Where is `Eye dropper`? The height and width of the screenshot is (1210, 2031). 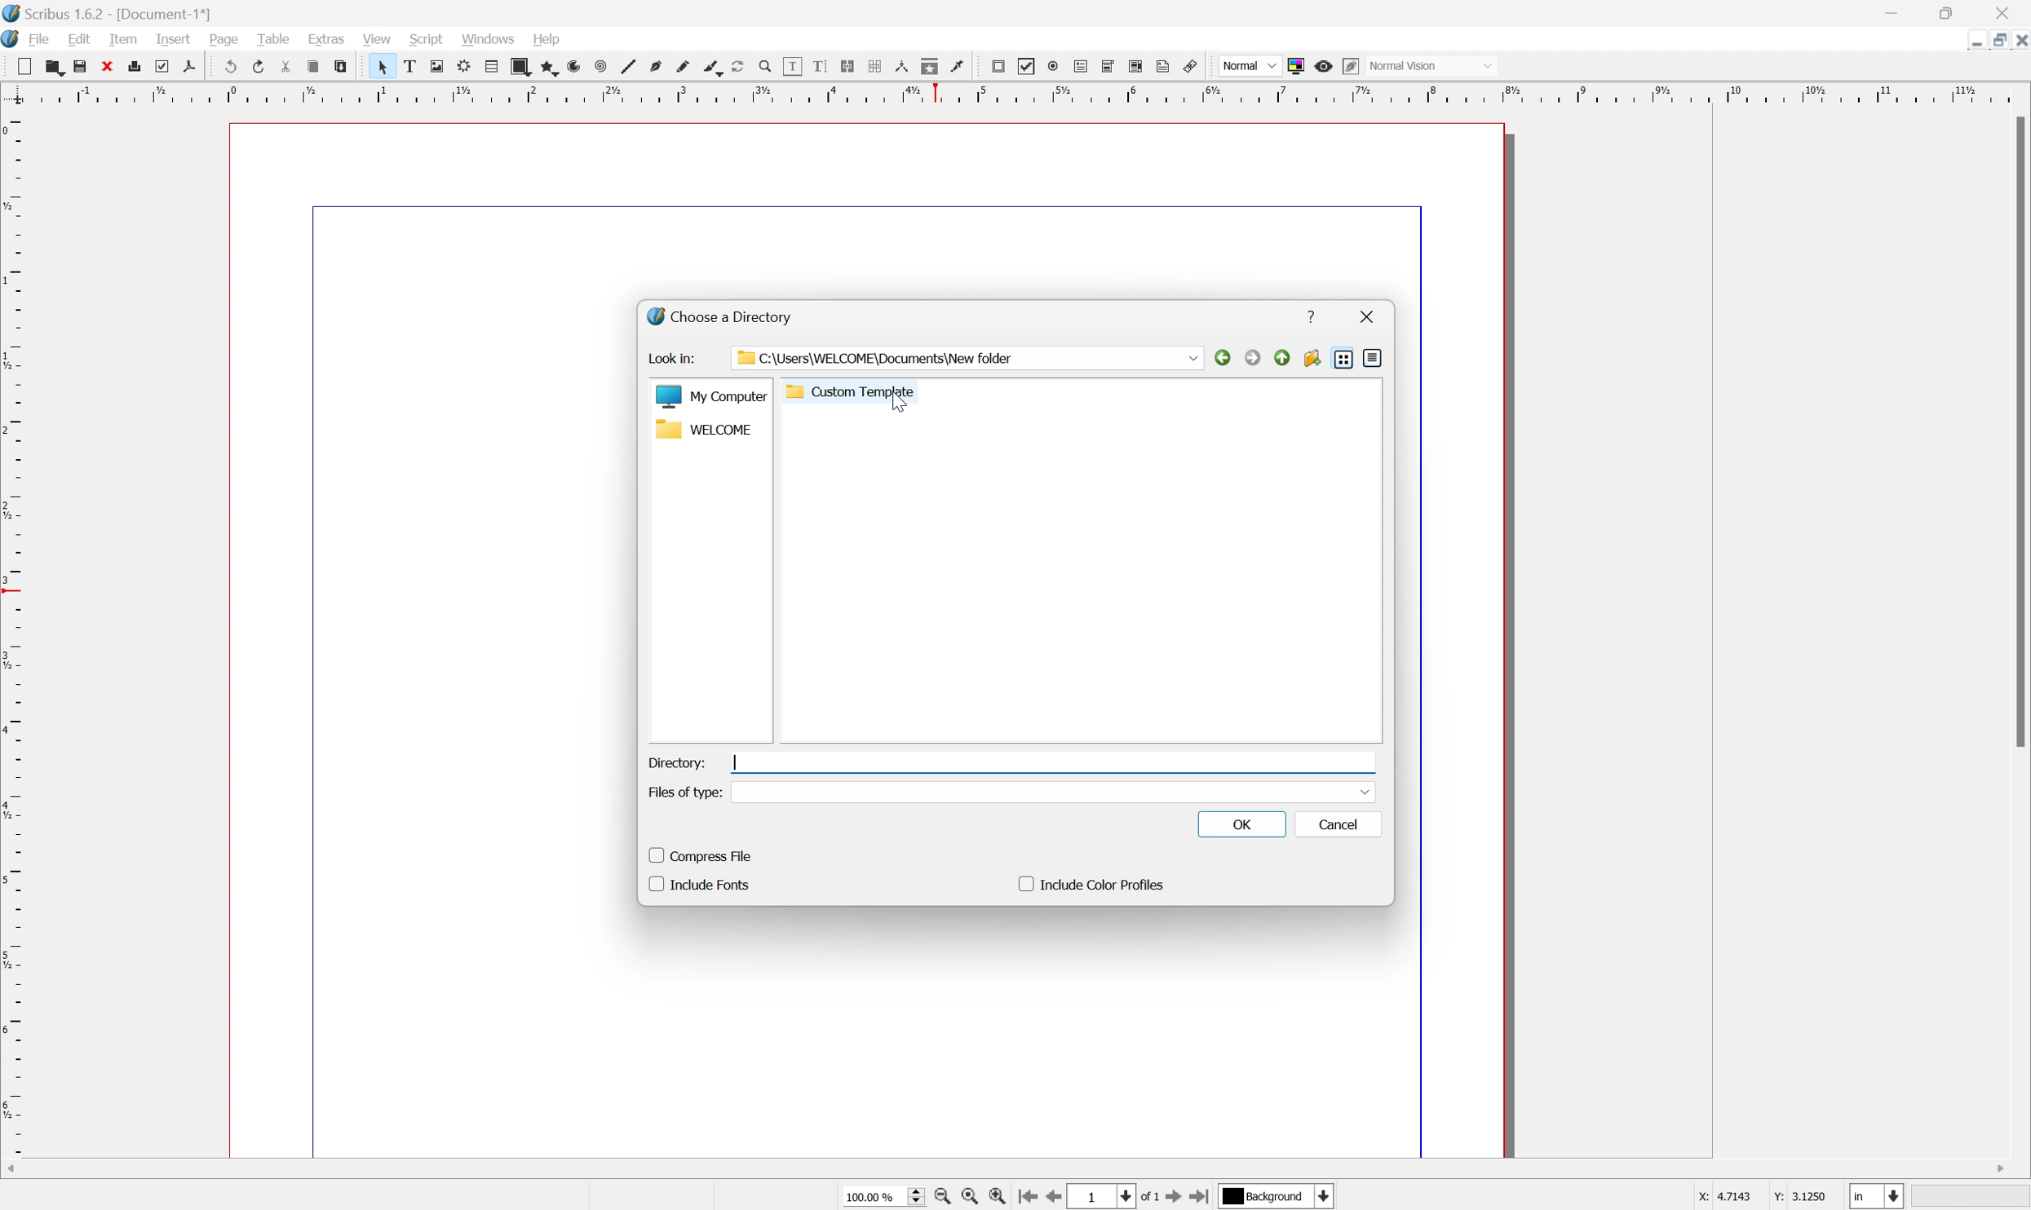 Eye dropper is located at coordinates (959, 67).